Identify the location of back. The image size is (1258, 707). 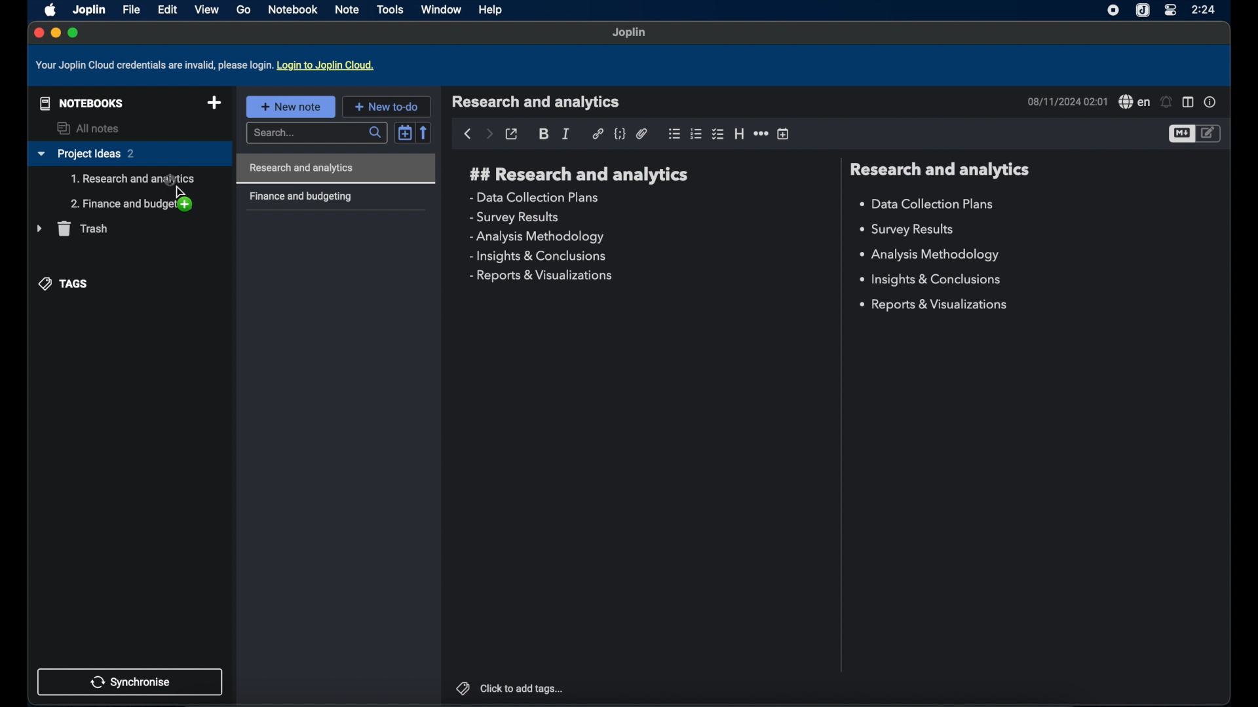
(467, 134).